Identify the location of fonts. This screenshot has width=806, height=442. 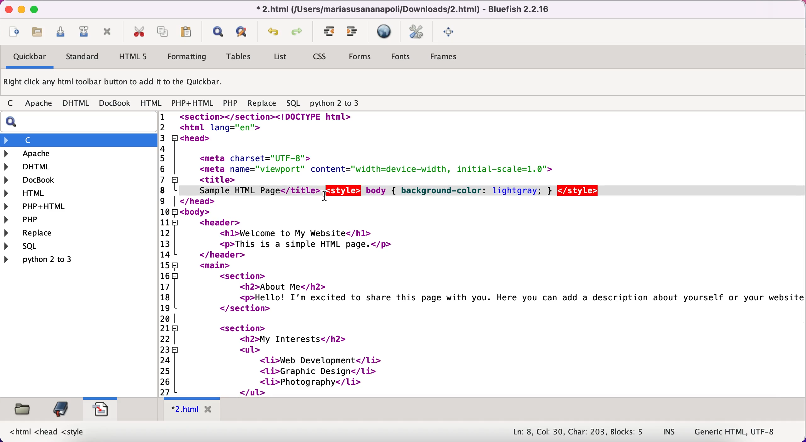
(400, 58).